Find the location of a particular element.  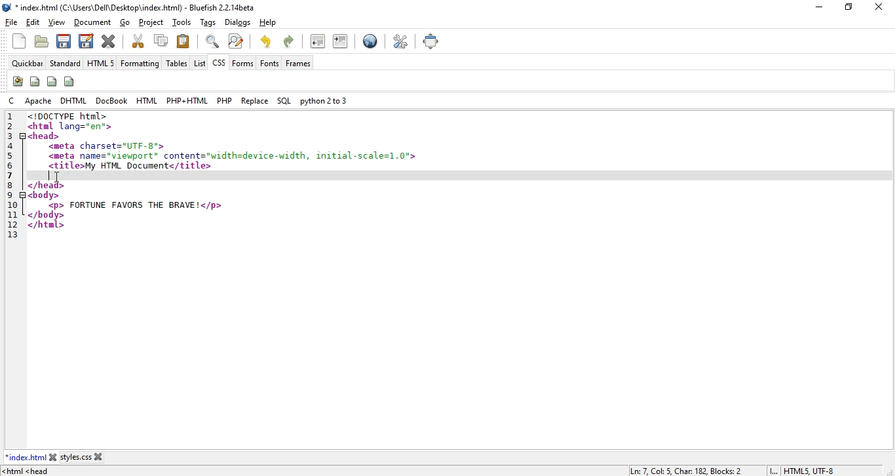

advanced find and replace is located at coordinates (235, 41).